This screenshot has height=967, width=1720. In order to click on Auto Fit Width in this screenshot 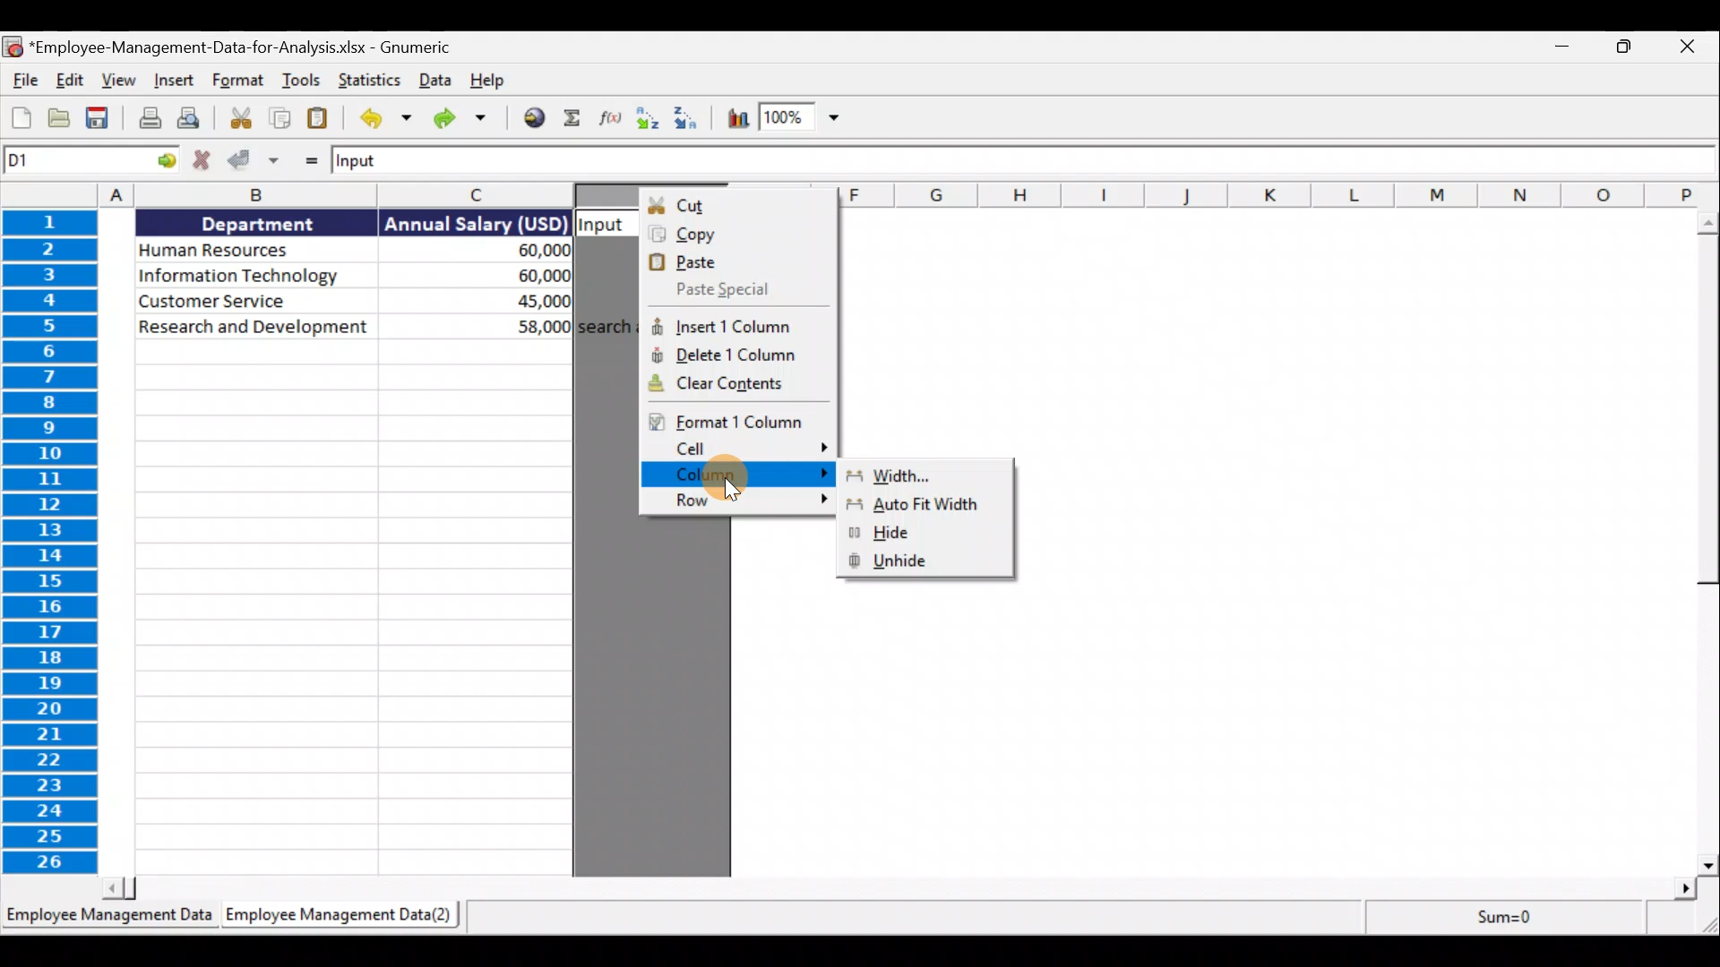, I will do `click(926, 509)`.